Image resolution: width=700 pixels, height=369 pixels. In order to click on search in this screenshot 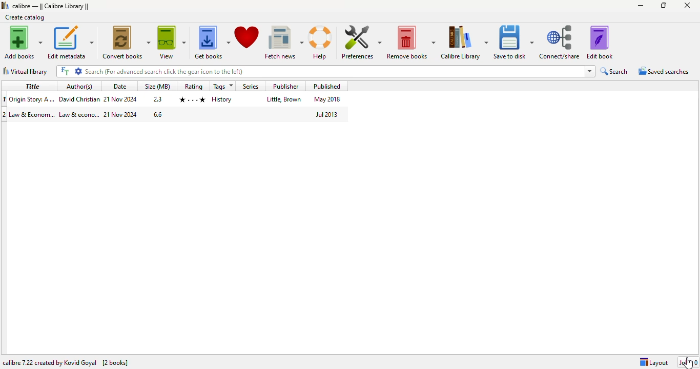, I will do `click(614, 71)`.